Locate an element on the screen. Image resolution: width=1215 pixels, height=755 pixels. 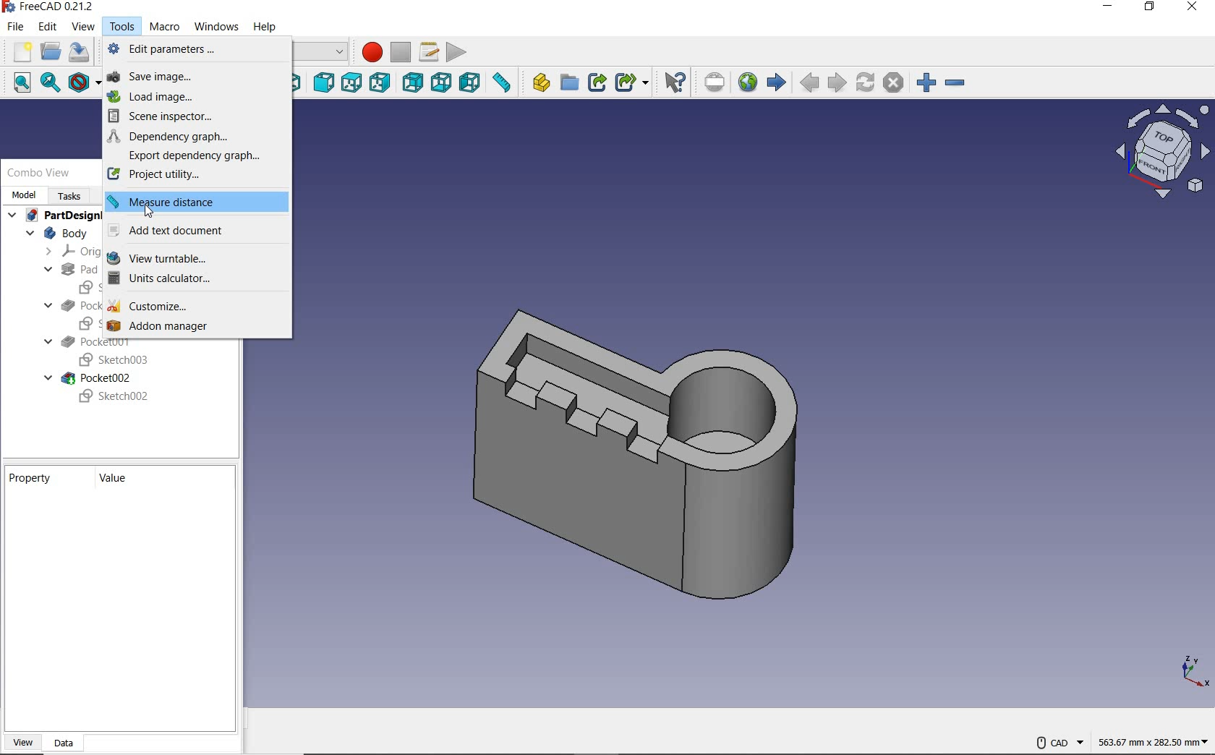
fit all is located at coordinates (16, 84).